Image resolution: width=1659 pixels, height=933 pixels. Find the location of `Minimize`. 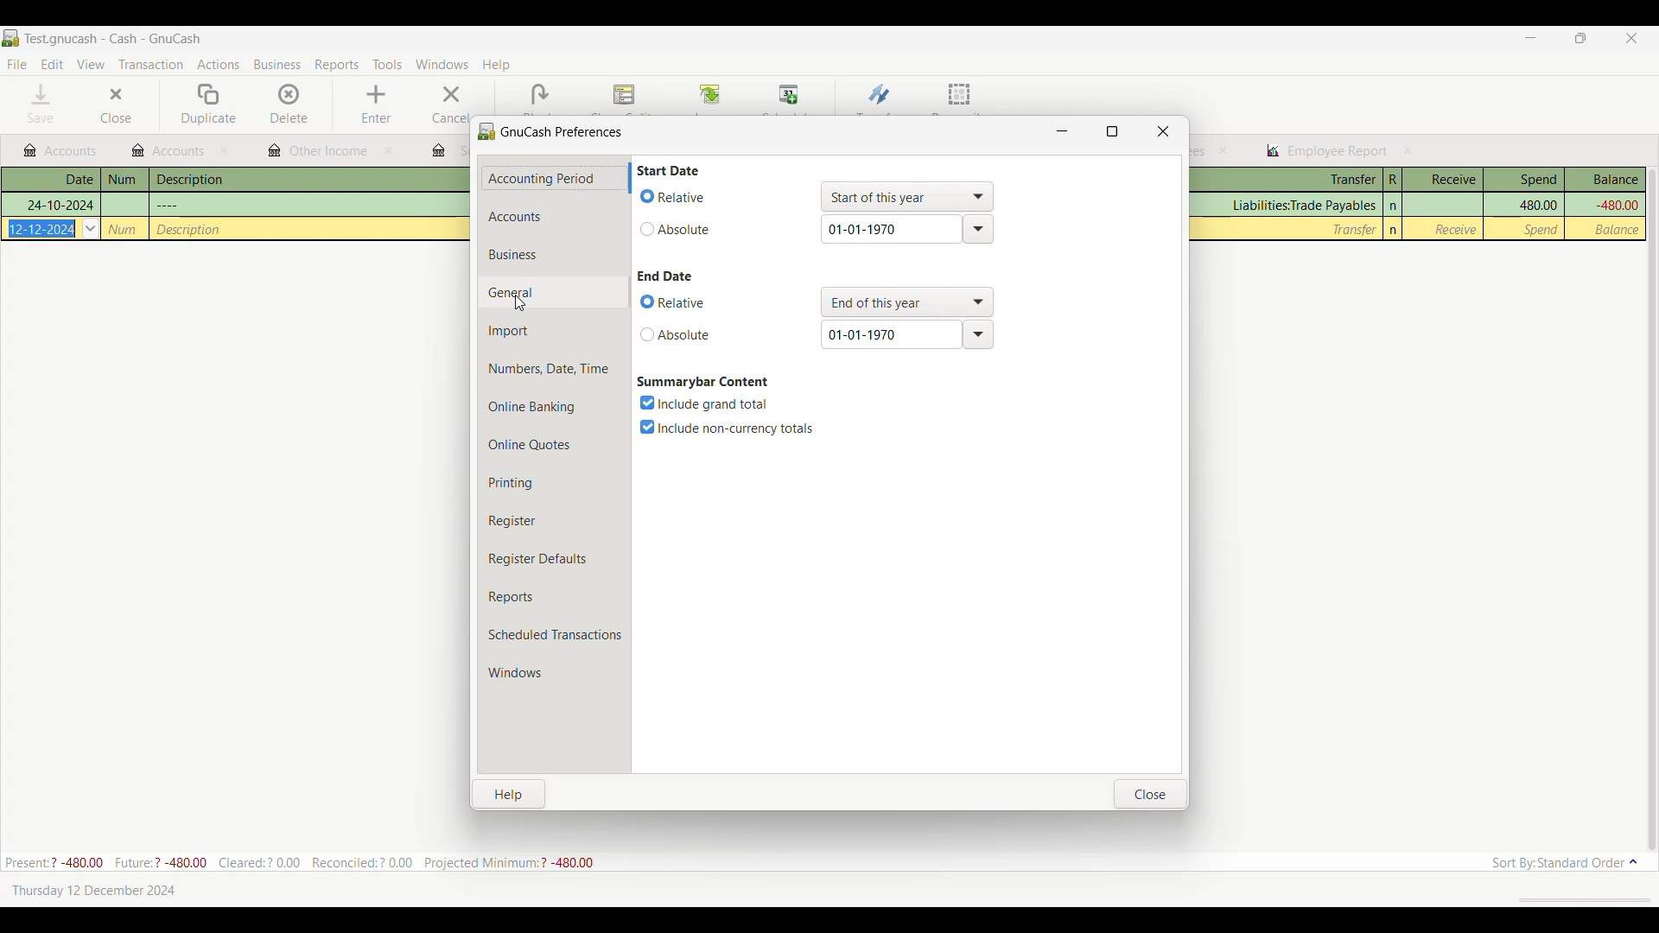

Minimize is located at coordinates (1530, 37).